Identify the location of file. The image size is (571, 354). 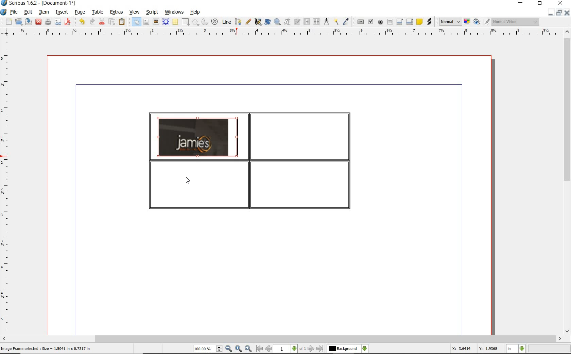
(14, 13).